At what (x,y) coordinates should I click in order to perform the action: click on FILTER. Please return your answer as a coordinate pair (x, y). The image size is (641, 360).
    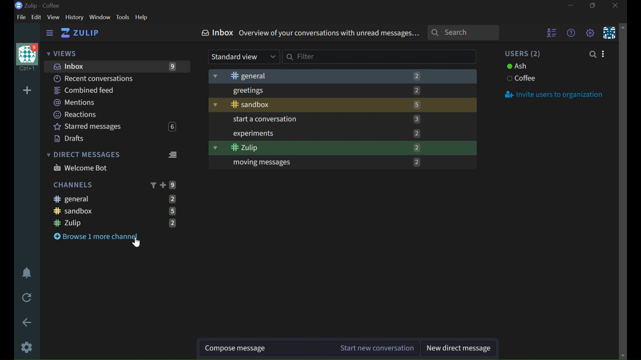
    Looking at the image, I should click on (381, 56).